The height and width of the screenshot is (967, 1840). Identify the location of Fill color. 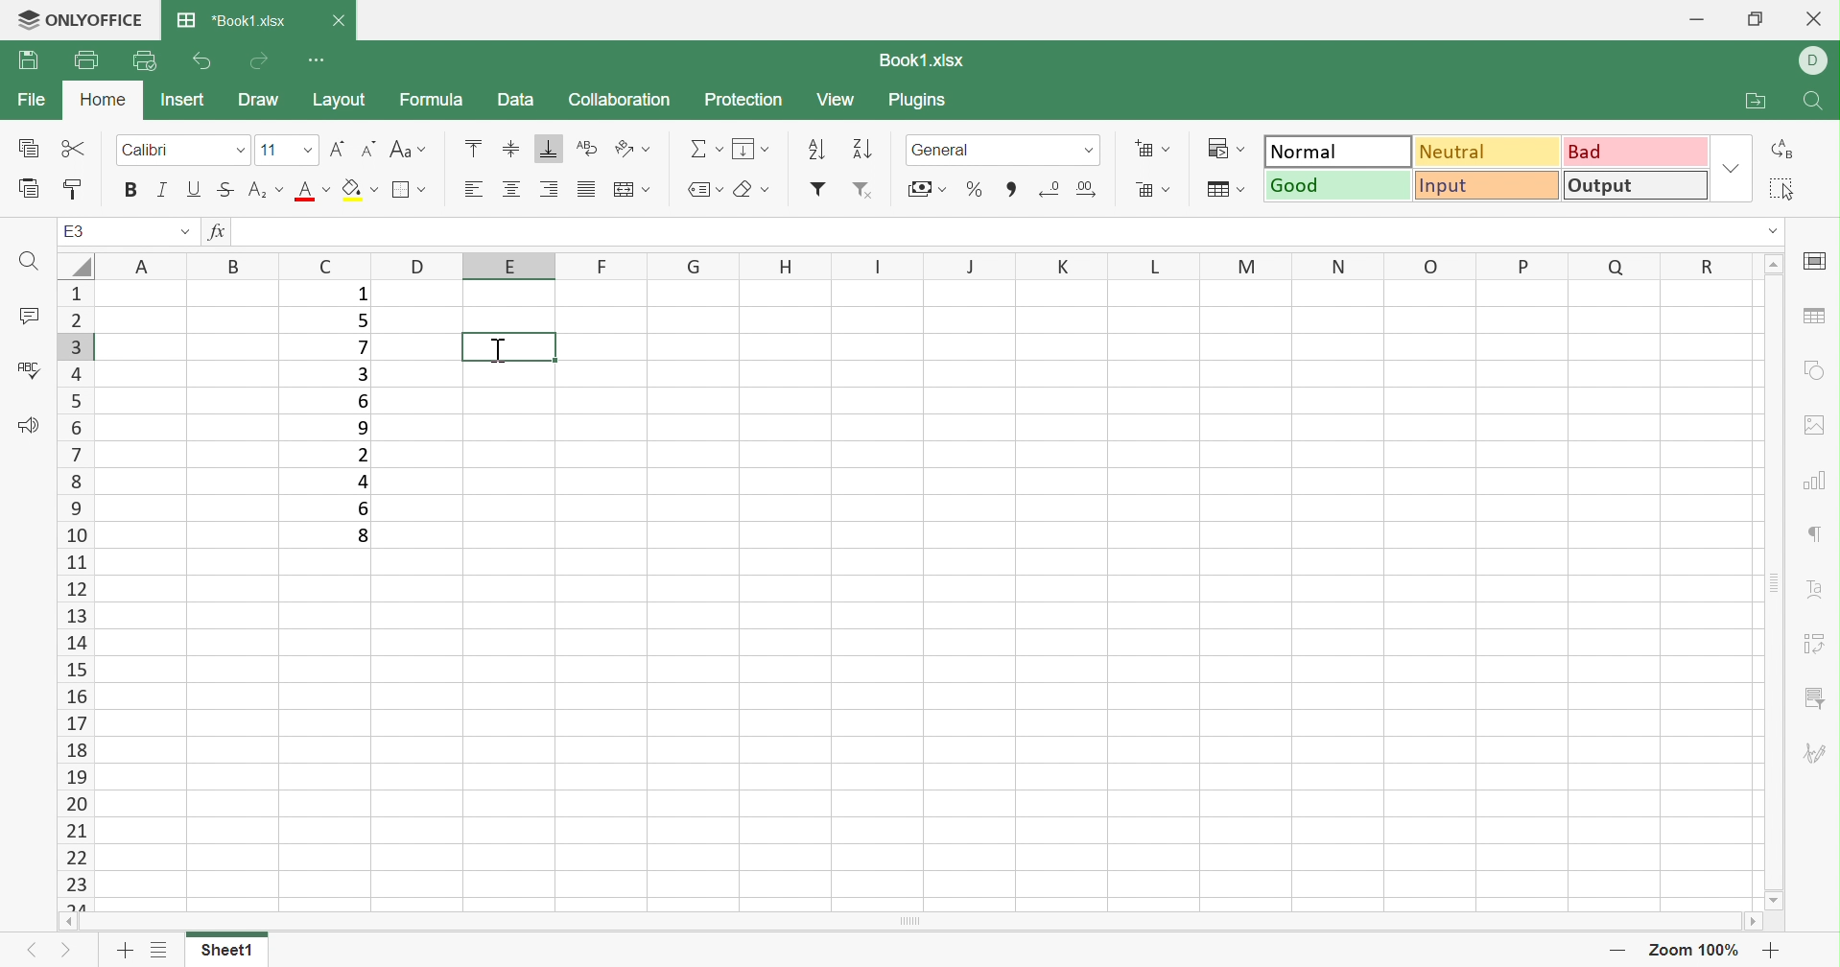
(360, 189).